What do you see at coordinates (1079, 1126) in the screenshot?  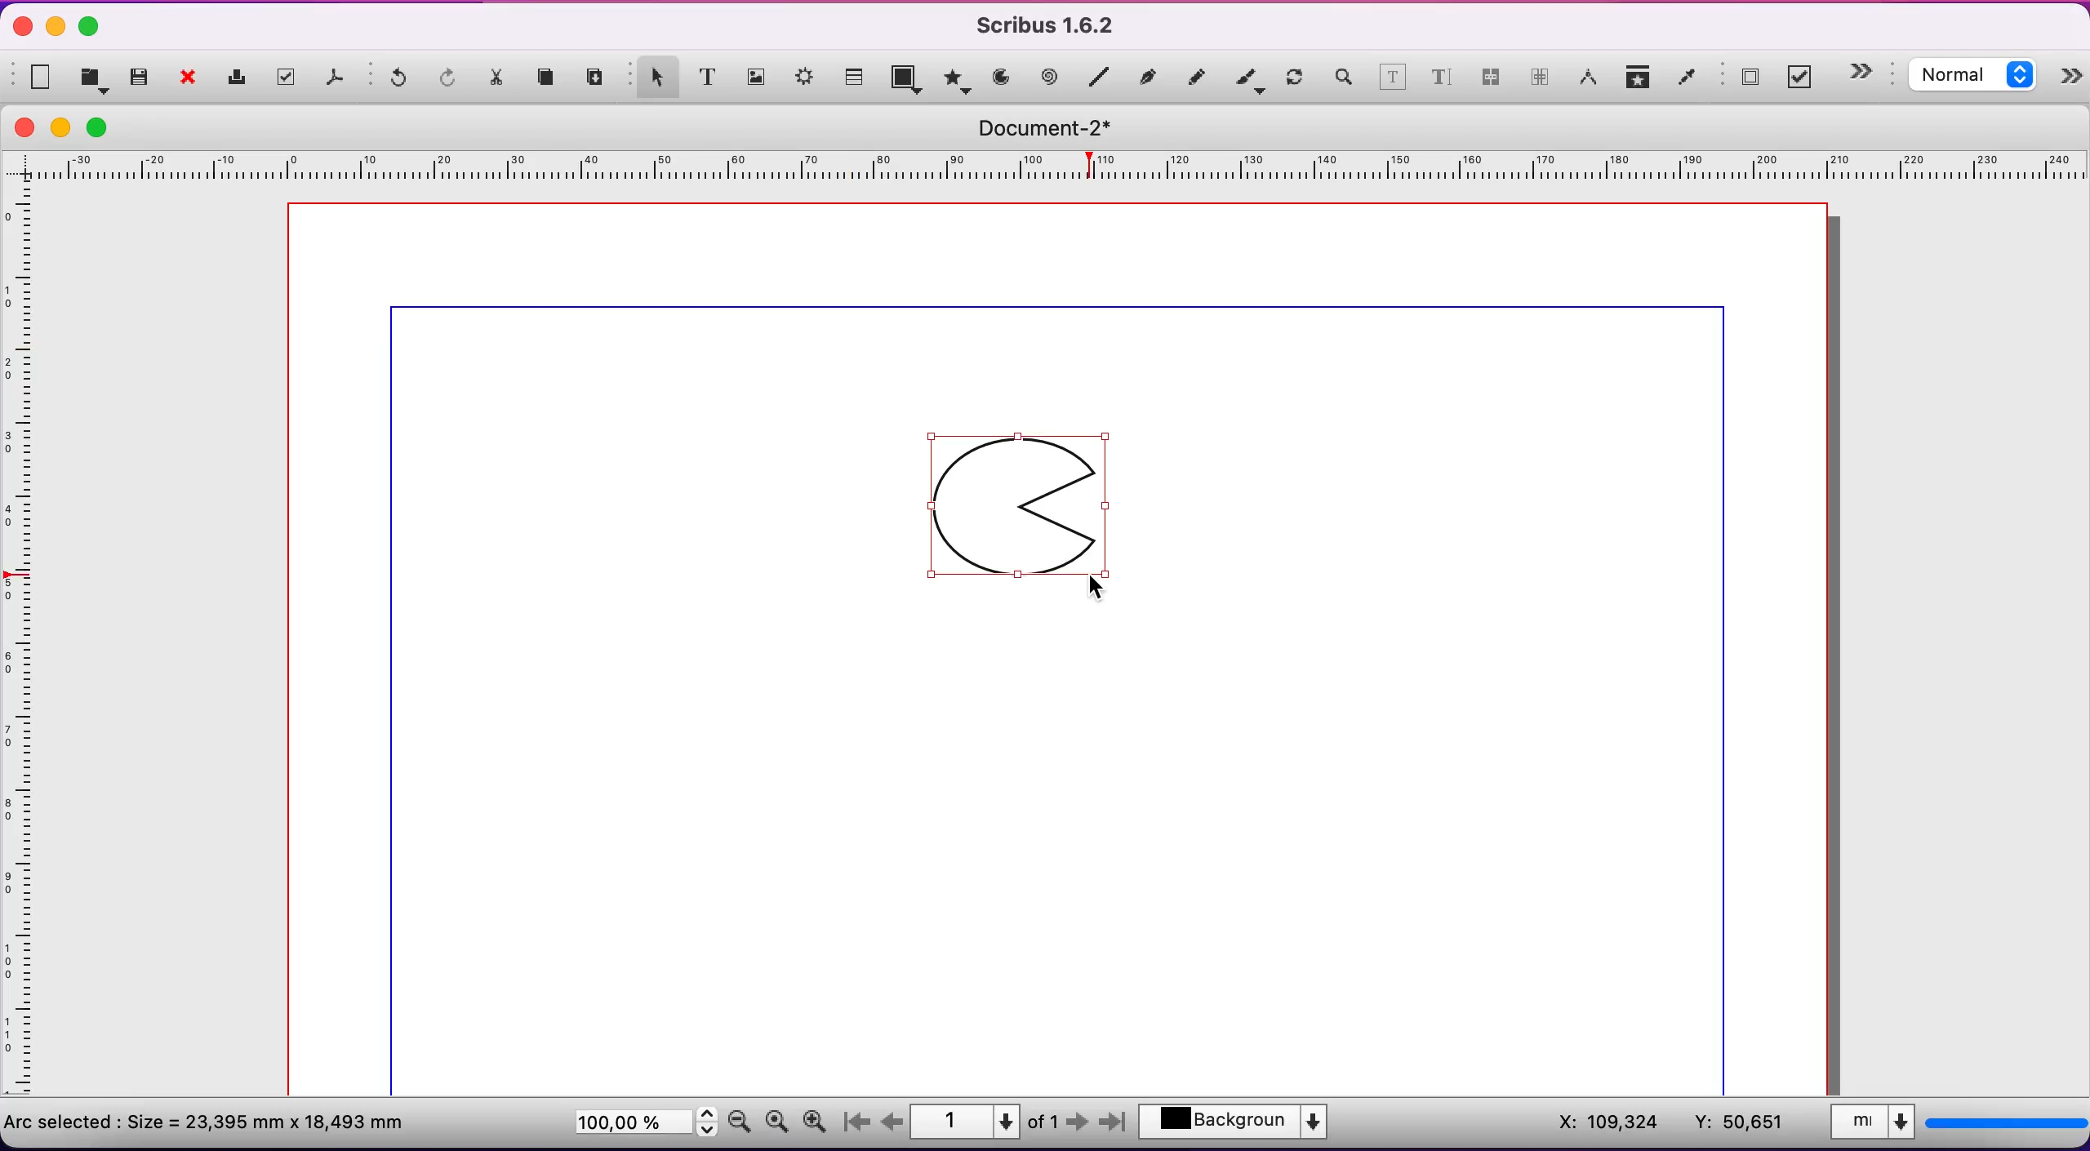 I see `go to the next page` at bounding box center [1079, 1126].